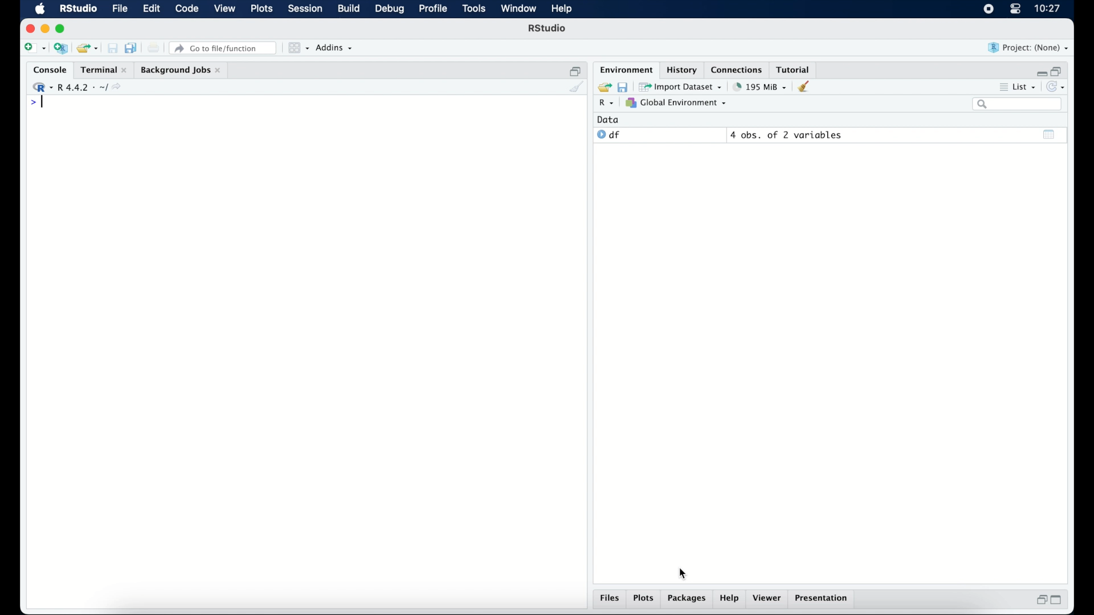 Image resolution: width=1094 pixels, height=615 pixels. What do you see at coordinates (34, 49) in the screenshot?
I see `create new file` at bounding box center [34, 49].